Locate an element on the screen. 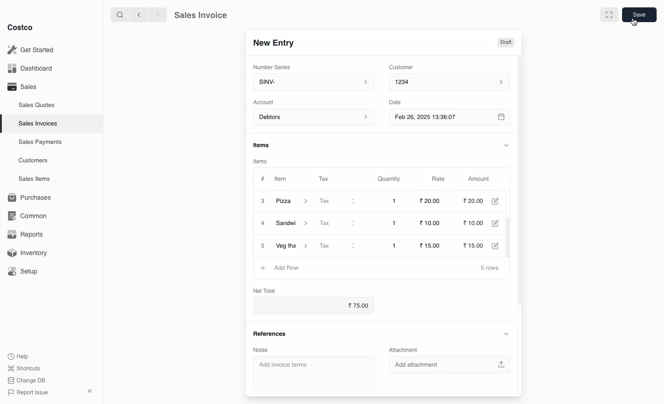 The height and width of the screenshot is (404, 664). Notes is located at coordinates (260, 349).